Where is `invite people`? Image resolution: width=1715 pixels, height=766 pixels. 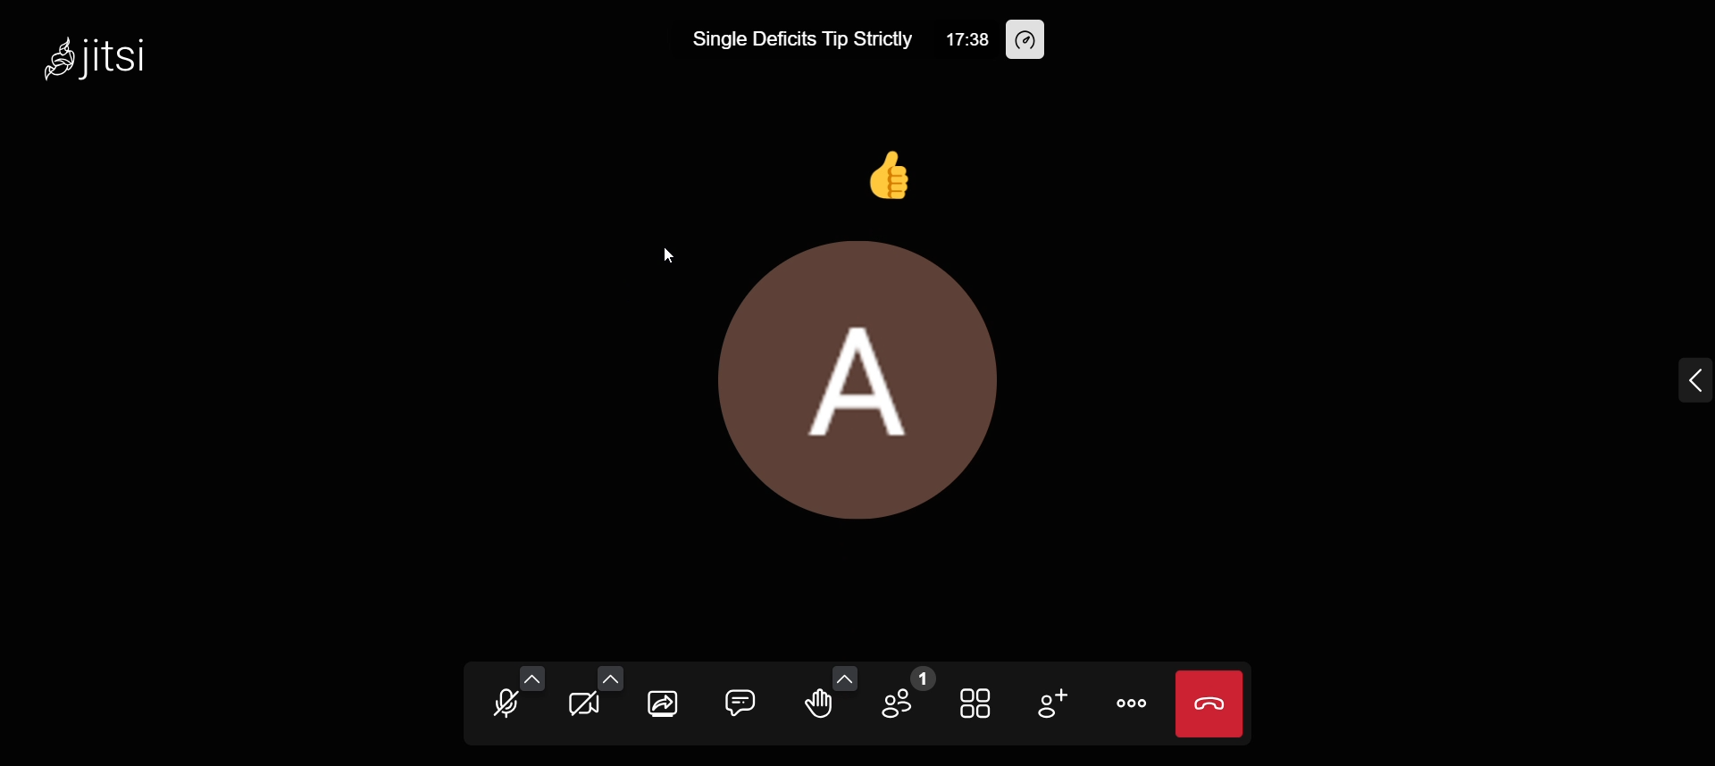
invite people is located at coordinates (1054, 709).